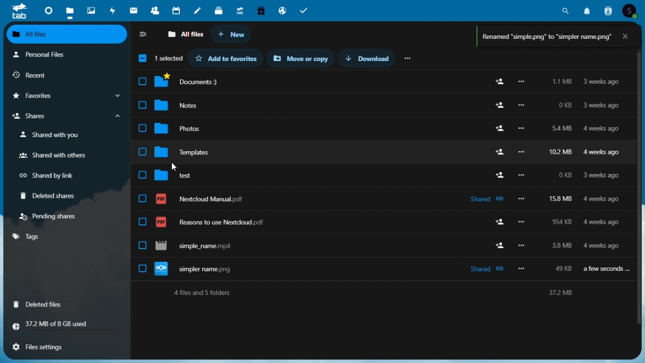 This screenshot has width=645, height=363. I want to click on Add to favourites, so click(230, 58).